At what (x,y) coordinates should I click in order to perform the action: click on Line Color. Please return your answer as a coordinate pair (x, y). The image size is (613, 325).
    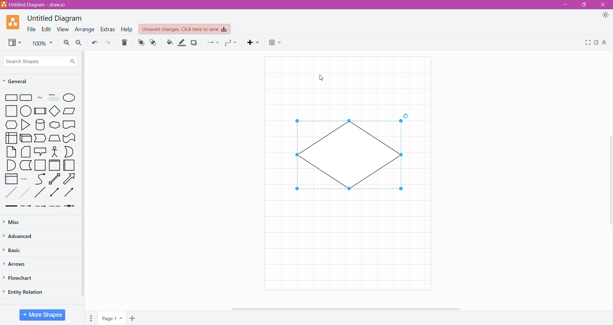
    Looking at the image, I should click on (182, 43).